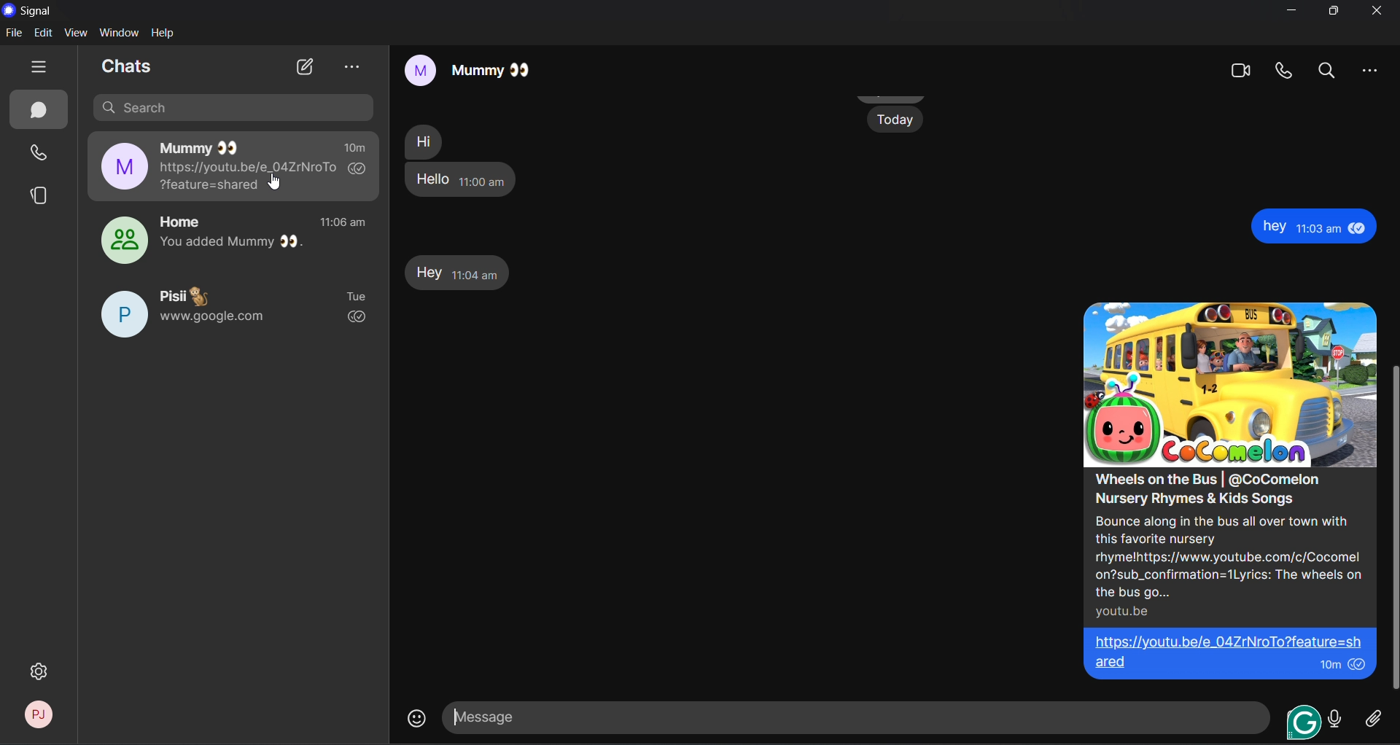  Describe the element at coordinates (426, 139) in the screenshot. I see `hi` at that location.